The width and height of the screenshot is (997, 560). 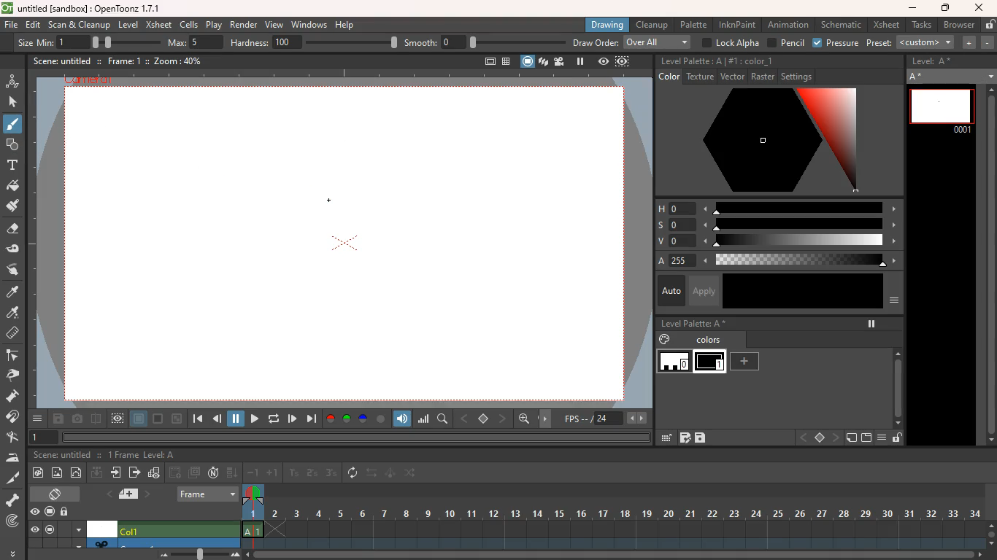 What do you see at coordinates (36, 513) in the screenshot?
I see `eye` at bounding box center [36, 513].